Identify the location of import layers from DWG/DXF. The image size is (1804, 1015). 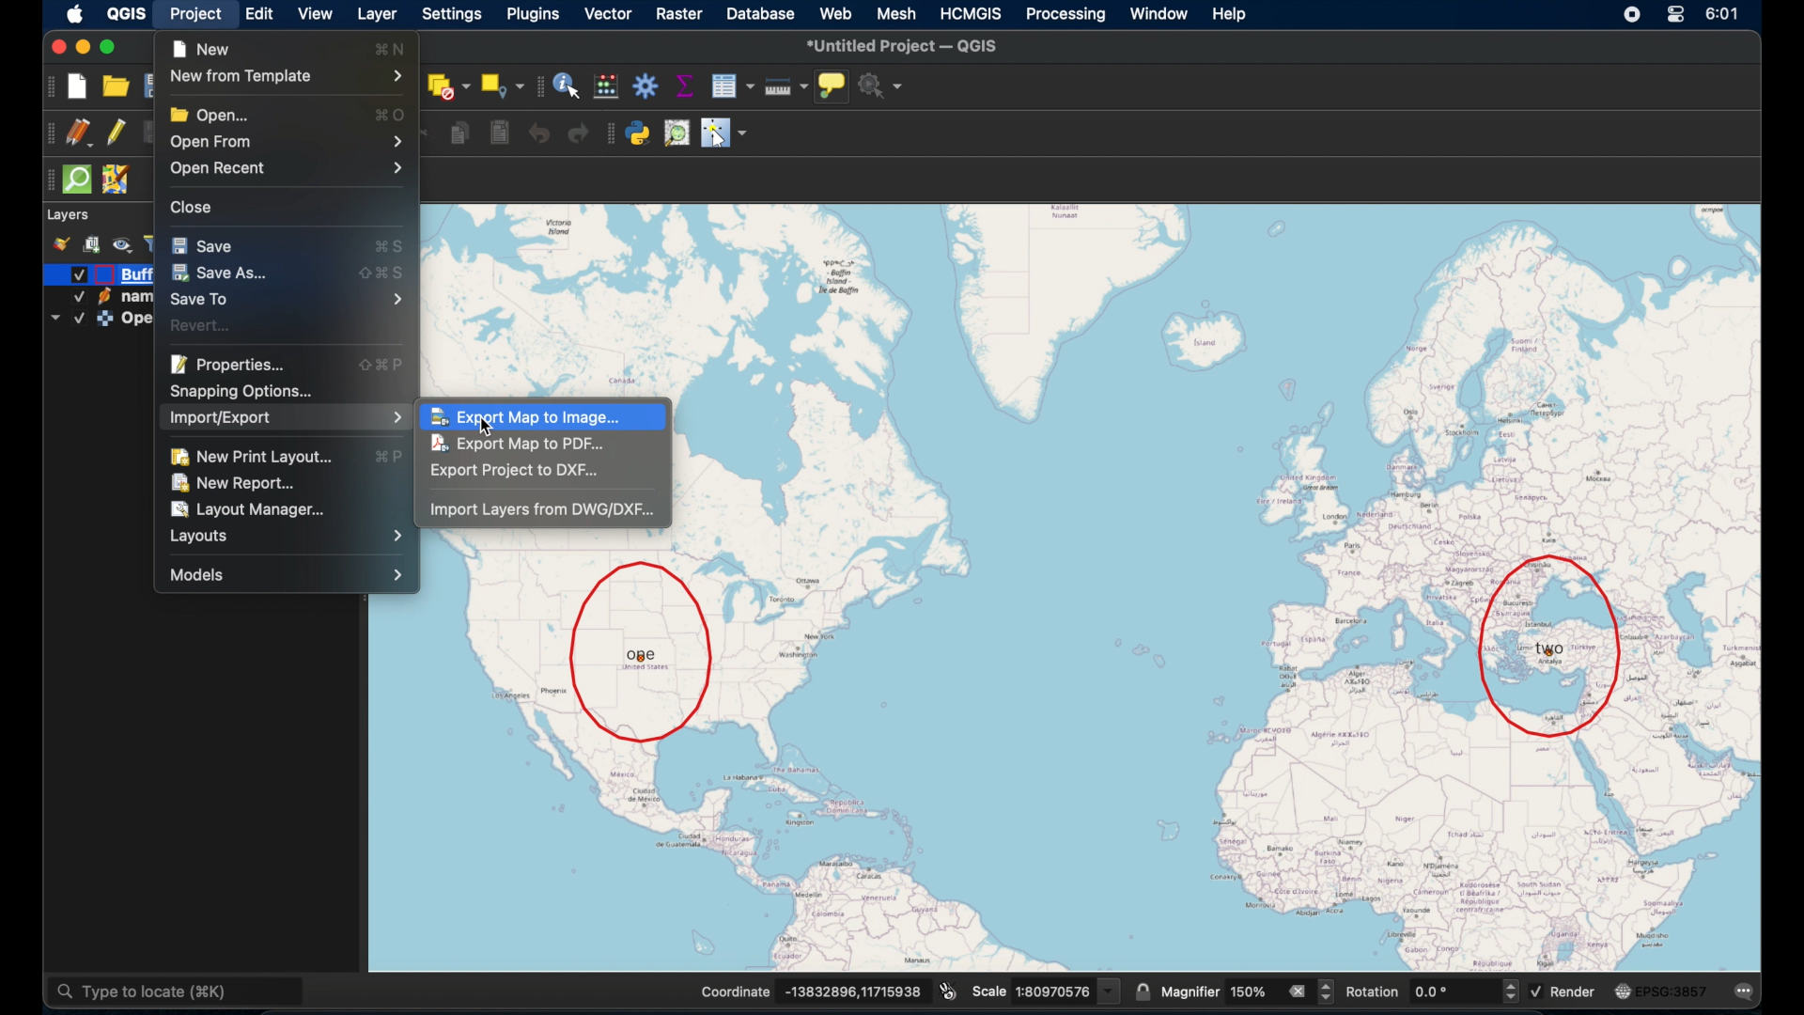
(544, 511).